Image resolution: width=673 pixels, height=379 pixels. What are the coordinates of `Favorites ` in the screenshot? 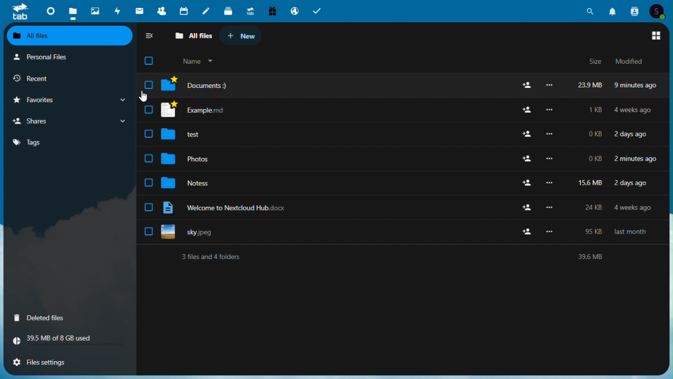 It's located at (65, 99).